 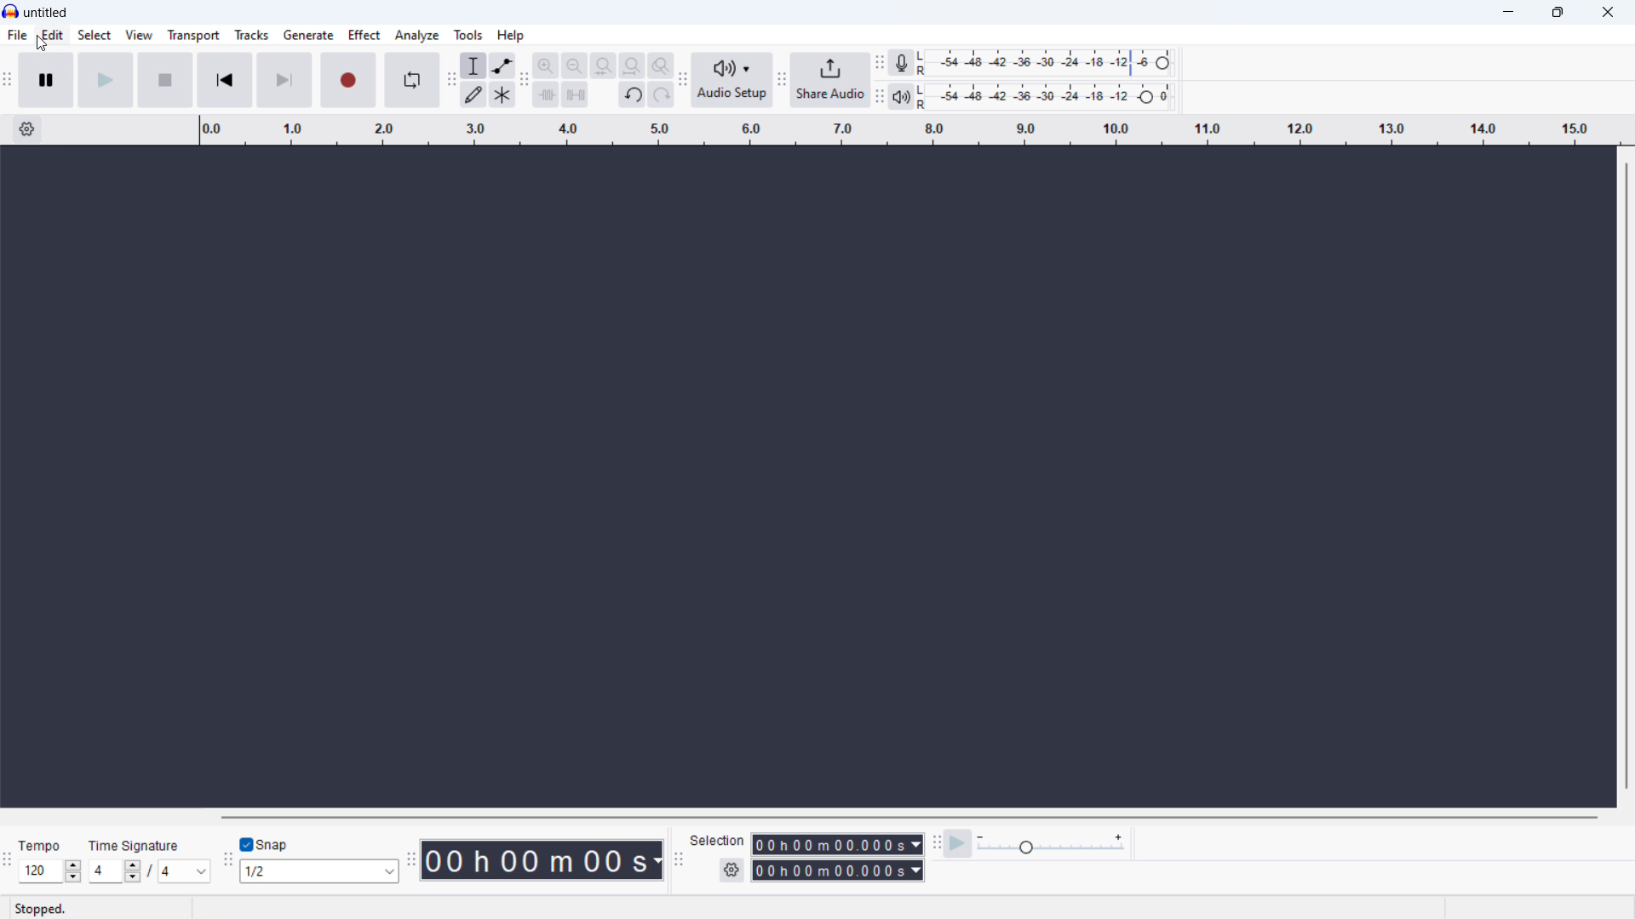 I want to click on time toolbar, so click(x=411, y=861).